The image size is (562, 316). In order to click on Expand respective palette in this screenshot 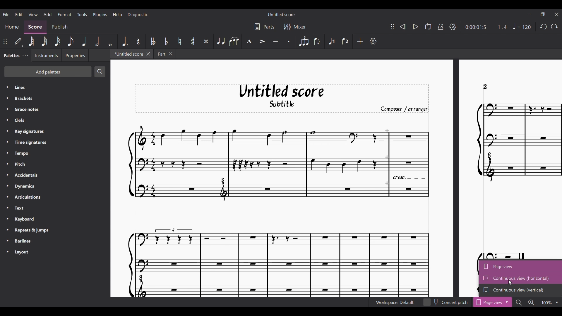, I will do `click(7, 170)`.